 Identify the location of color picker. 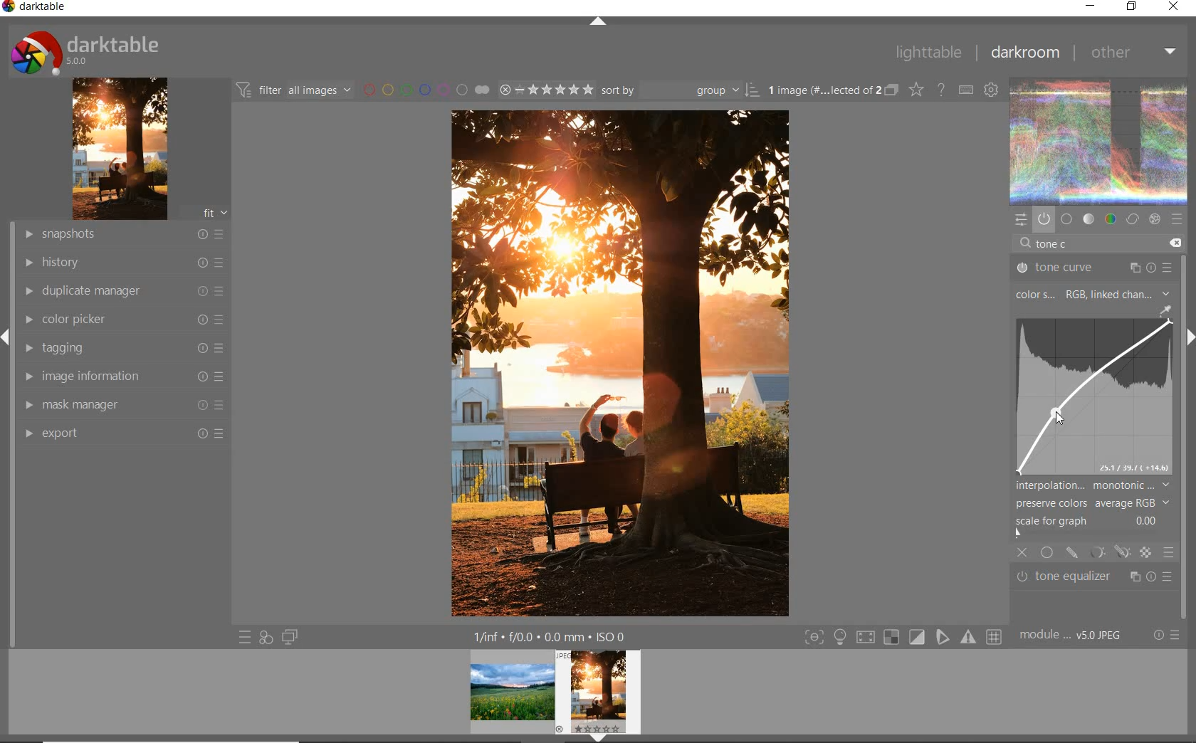
(120, 319).